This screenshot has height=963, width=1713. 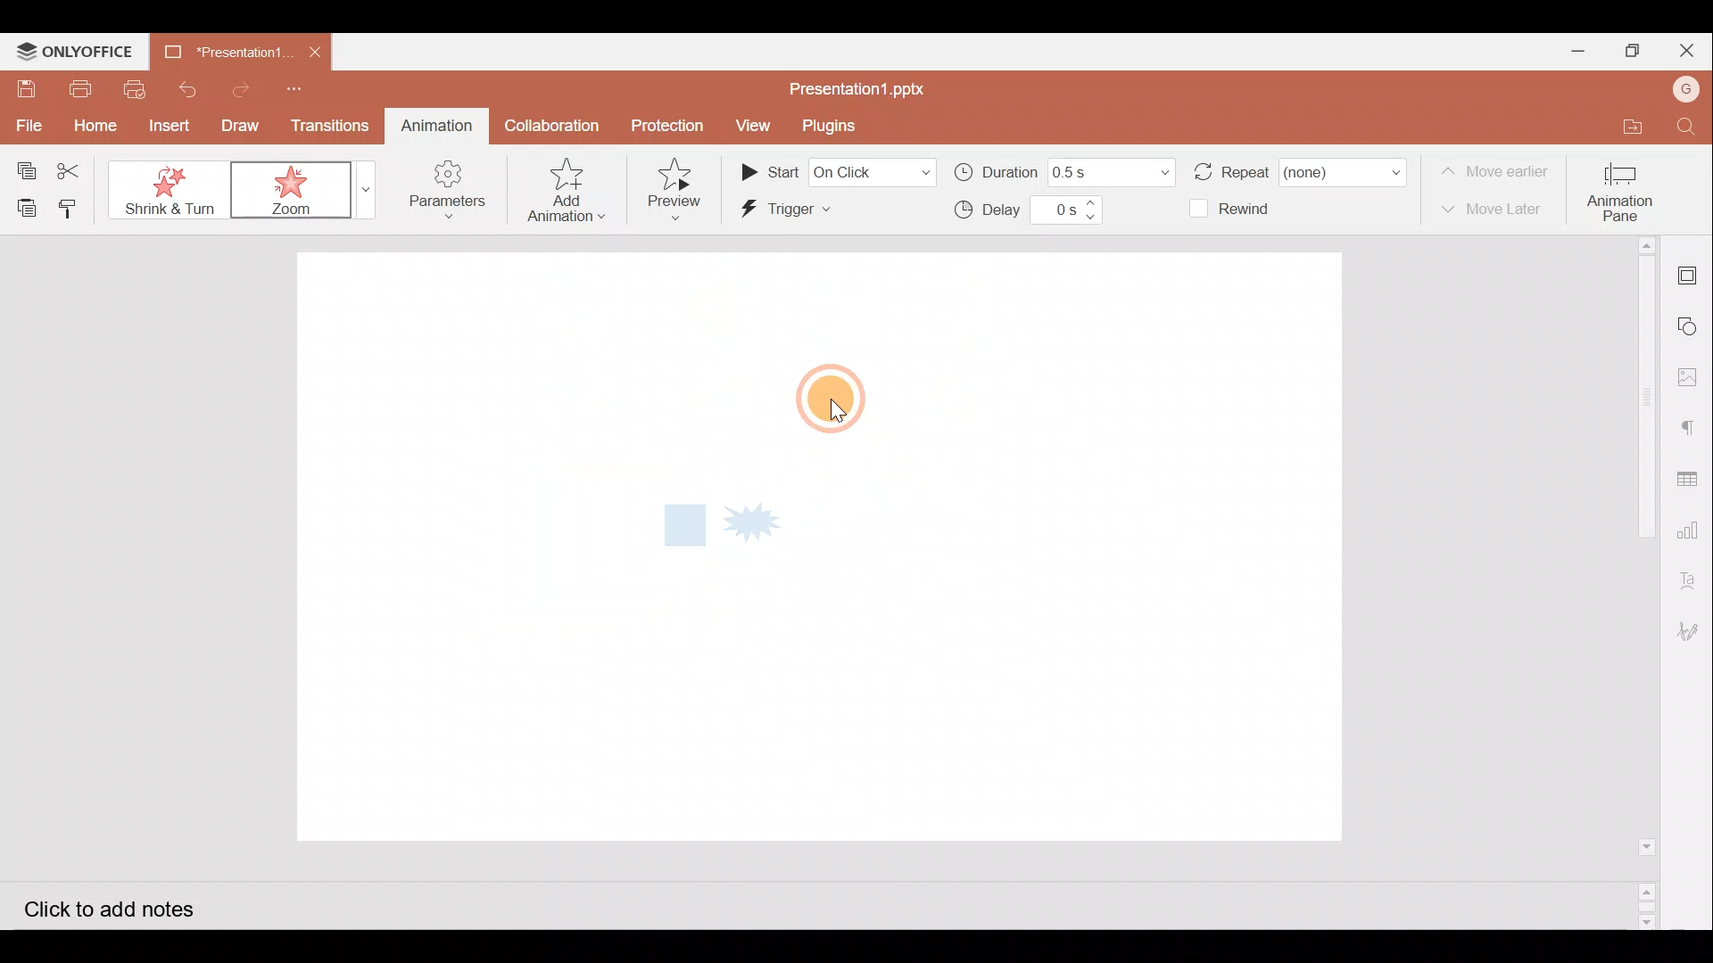 What do you see at coordinates (550, 124) in the screenshot?
I see `Collaboration` at bounding box center [550, 124].